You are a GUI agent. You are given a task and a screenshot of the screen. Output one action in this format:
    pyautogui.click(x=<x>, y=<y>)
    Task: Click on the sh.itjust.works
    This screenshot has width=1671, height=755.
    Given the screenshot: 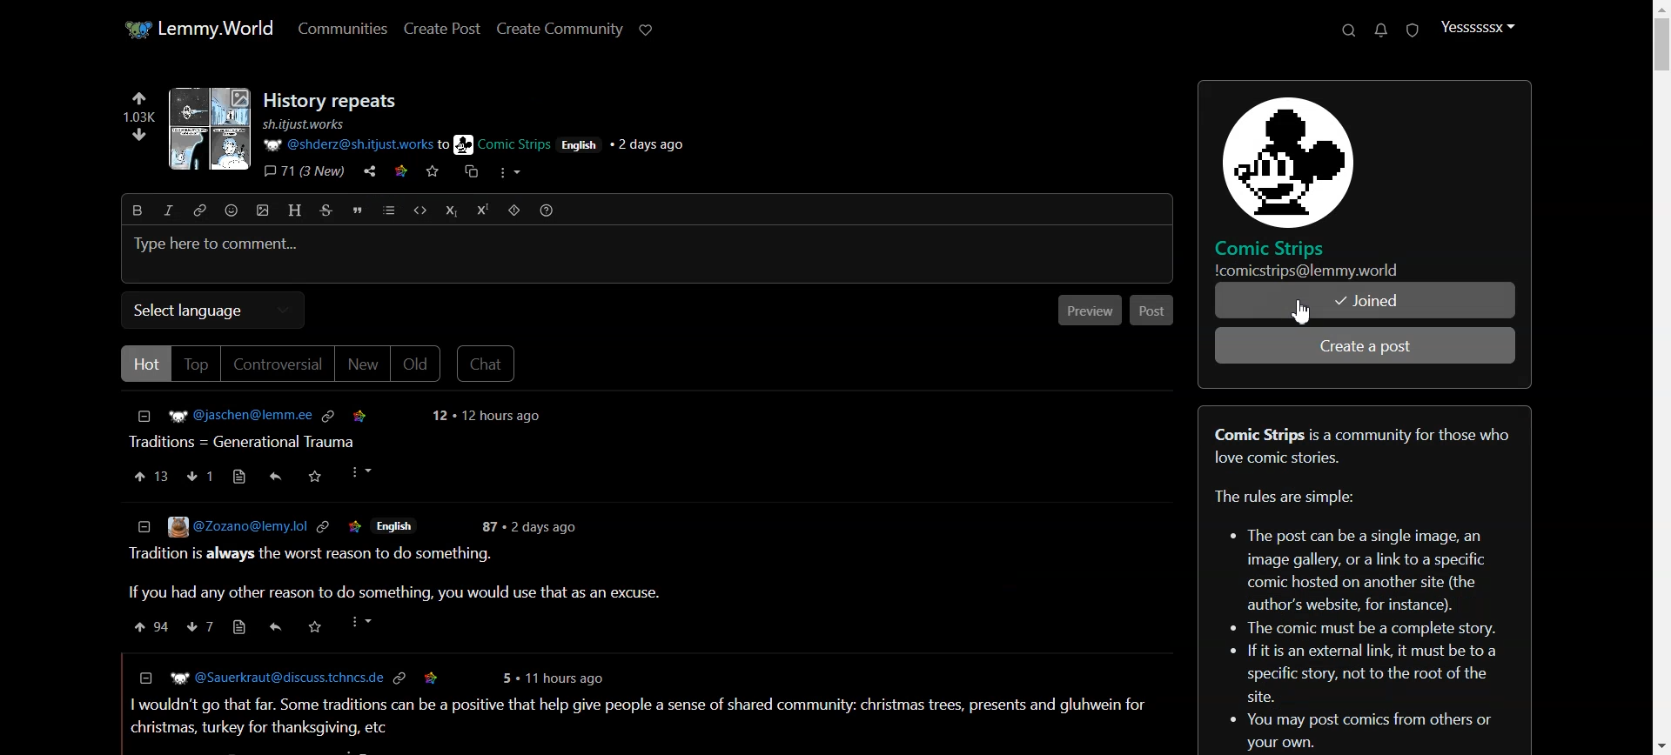 What is the action you would take?
    pyautogui.click(x=305, y=124)
    